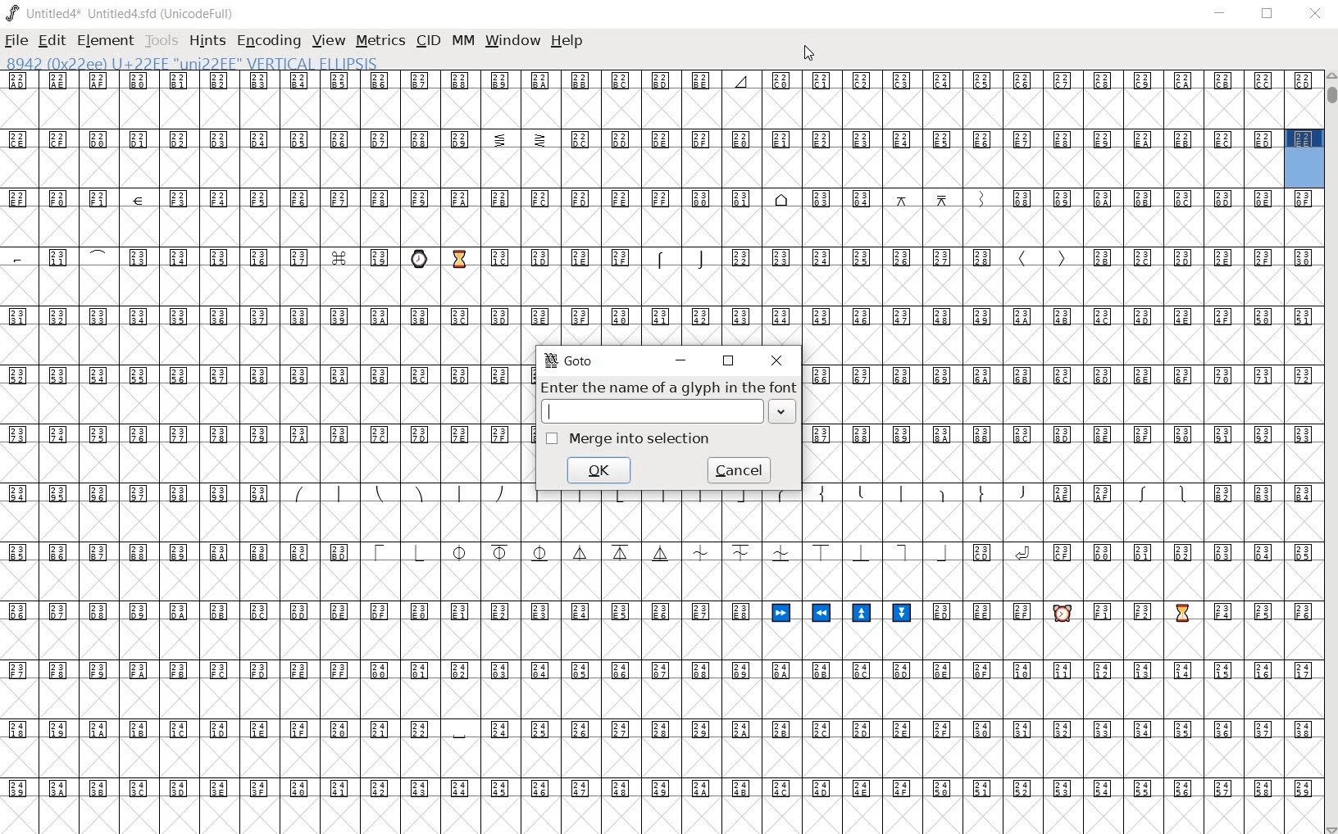  Describe the element at coordinates (920, 206) in the screenshot. I see `glyph characters` at that location.